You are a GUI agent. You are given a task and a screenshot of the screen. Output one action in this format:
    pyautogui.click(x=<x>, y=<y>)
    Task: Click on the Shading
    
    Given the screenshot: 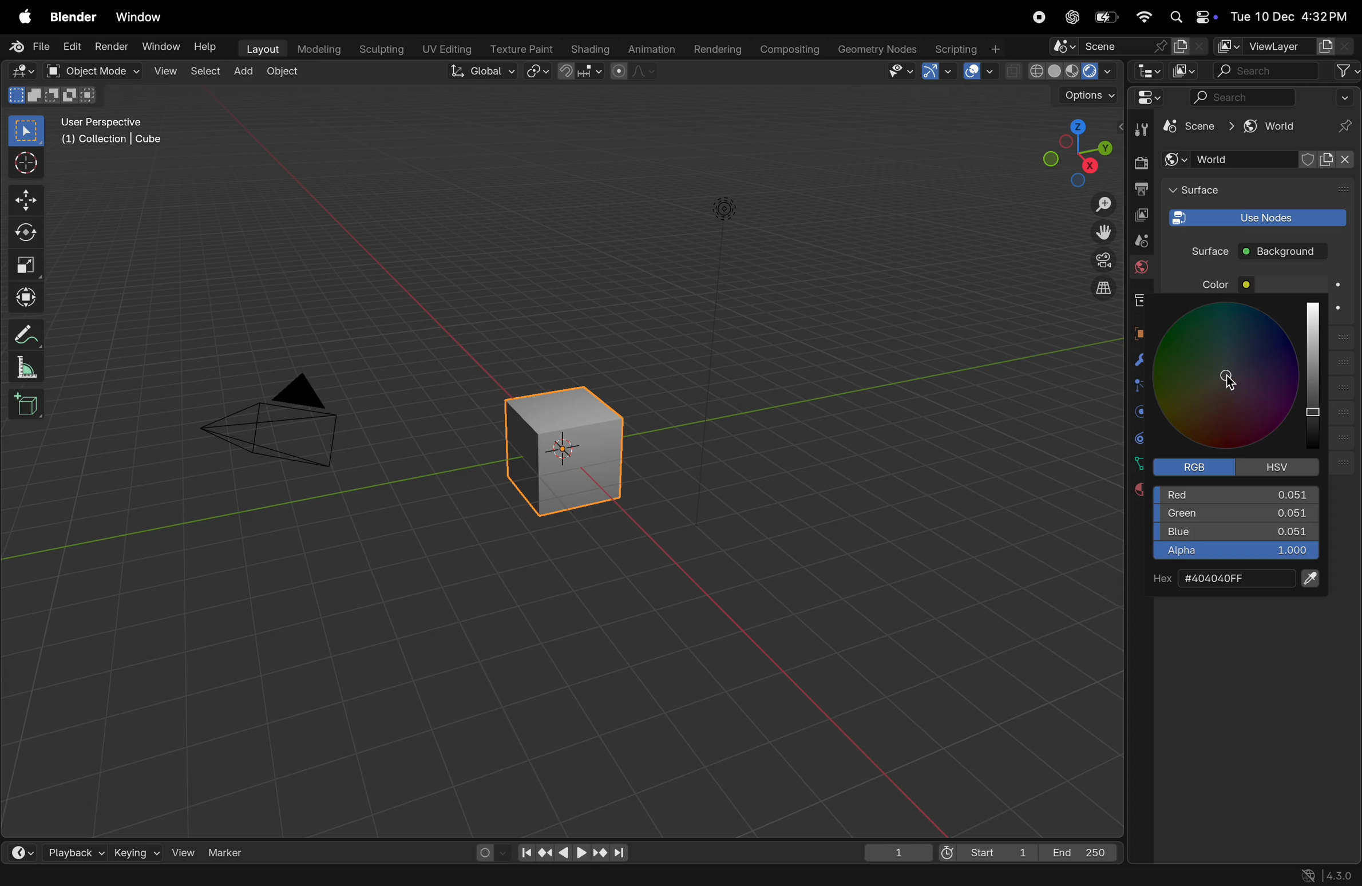 What is the action you would take?
    pyautogui.click(x=588, y=49)
    